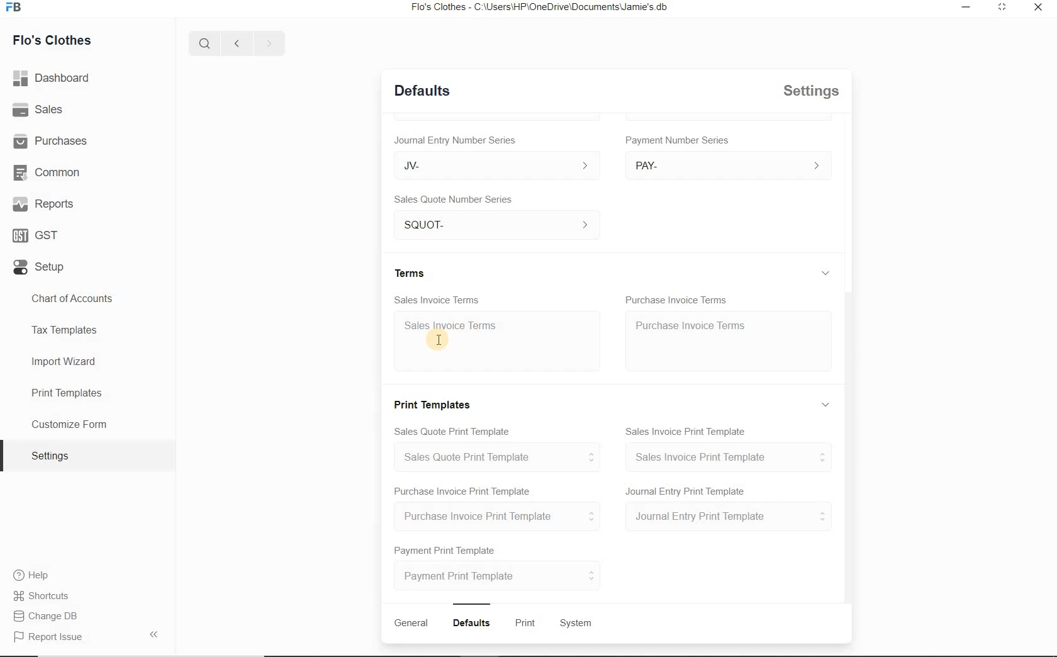 This screenshot has width=1057, height=657. What do you see at coordinates (527, 624) in the screenshot?
I see `Print` at bounding box center [527, 624].